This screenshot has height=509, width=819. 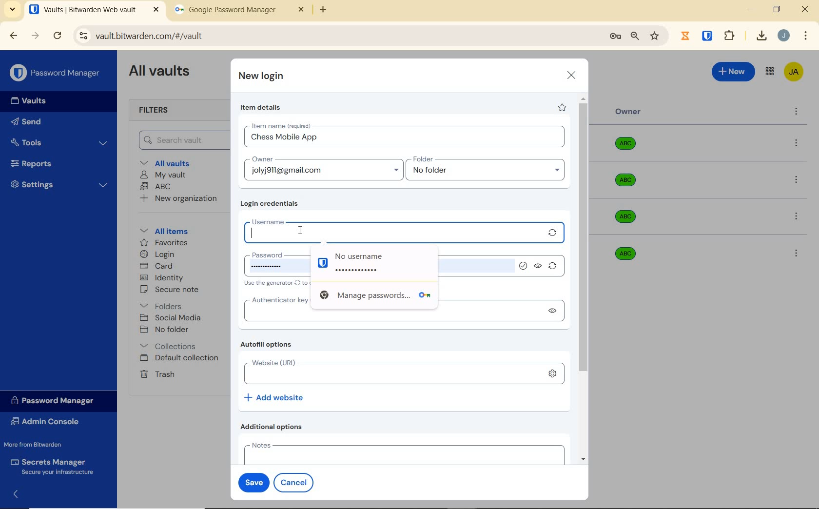 I want to click on card, so click(x=156, y=267).